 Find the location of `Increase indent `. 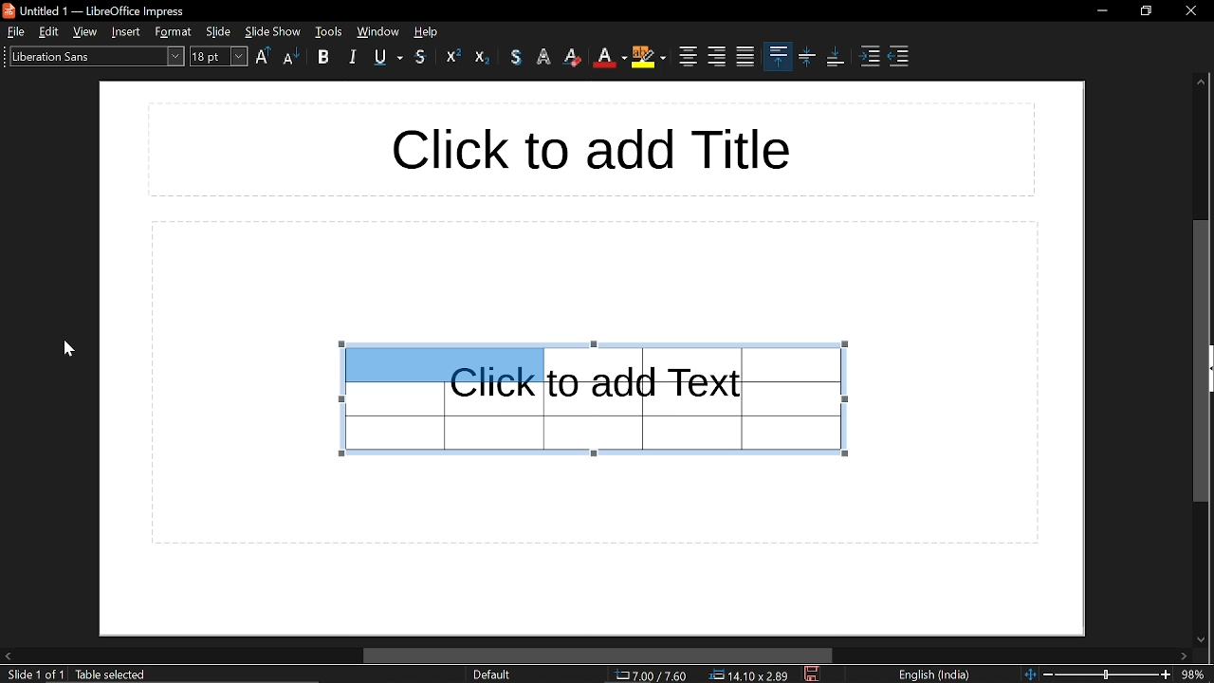

Increase indent  is located at coordinates (872, 58).